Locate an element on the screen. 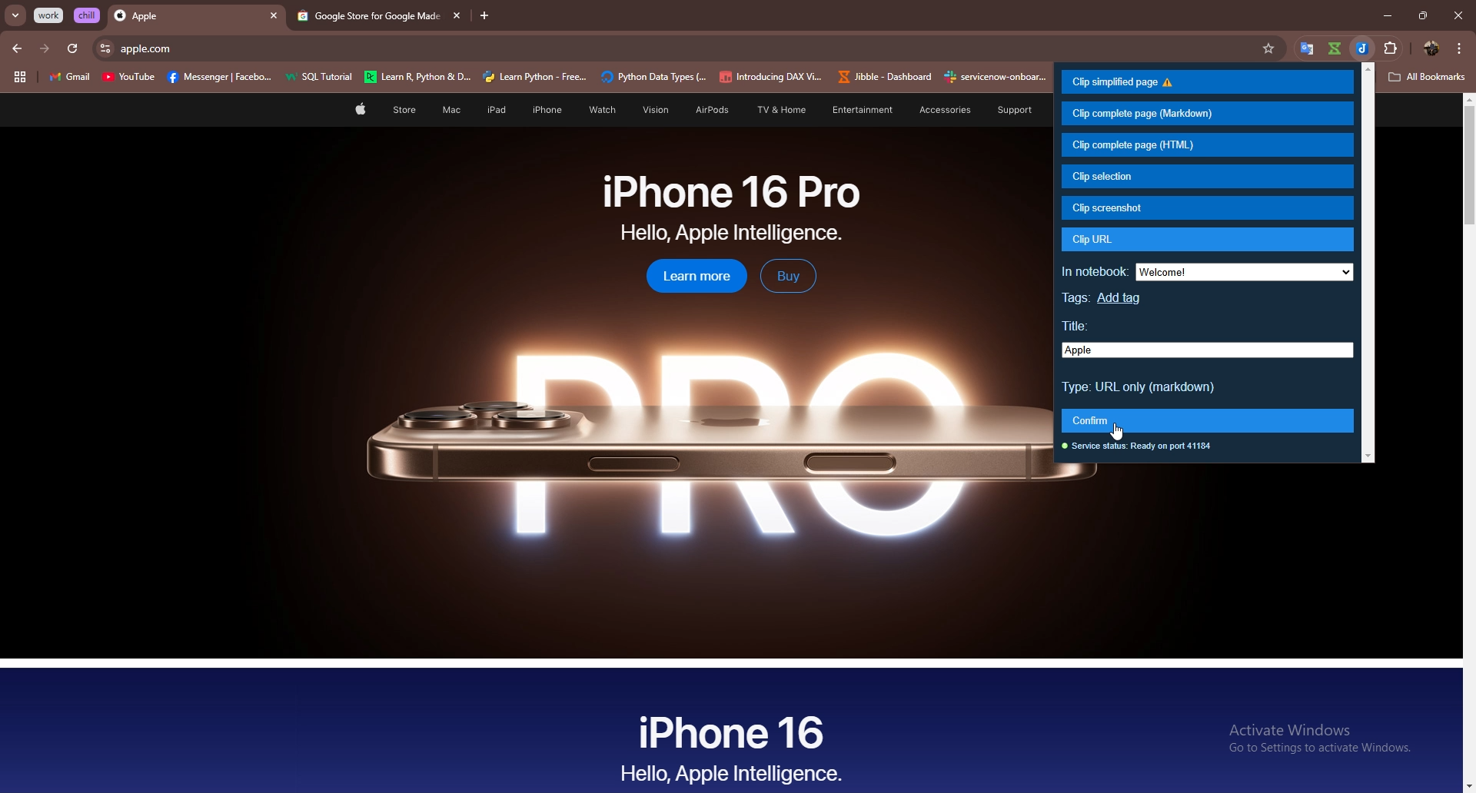 This screenshot has height=793, width=1476. google translate is located at coordinates (1334, 48).